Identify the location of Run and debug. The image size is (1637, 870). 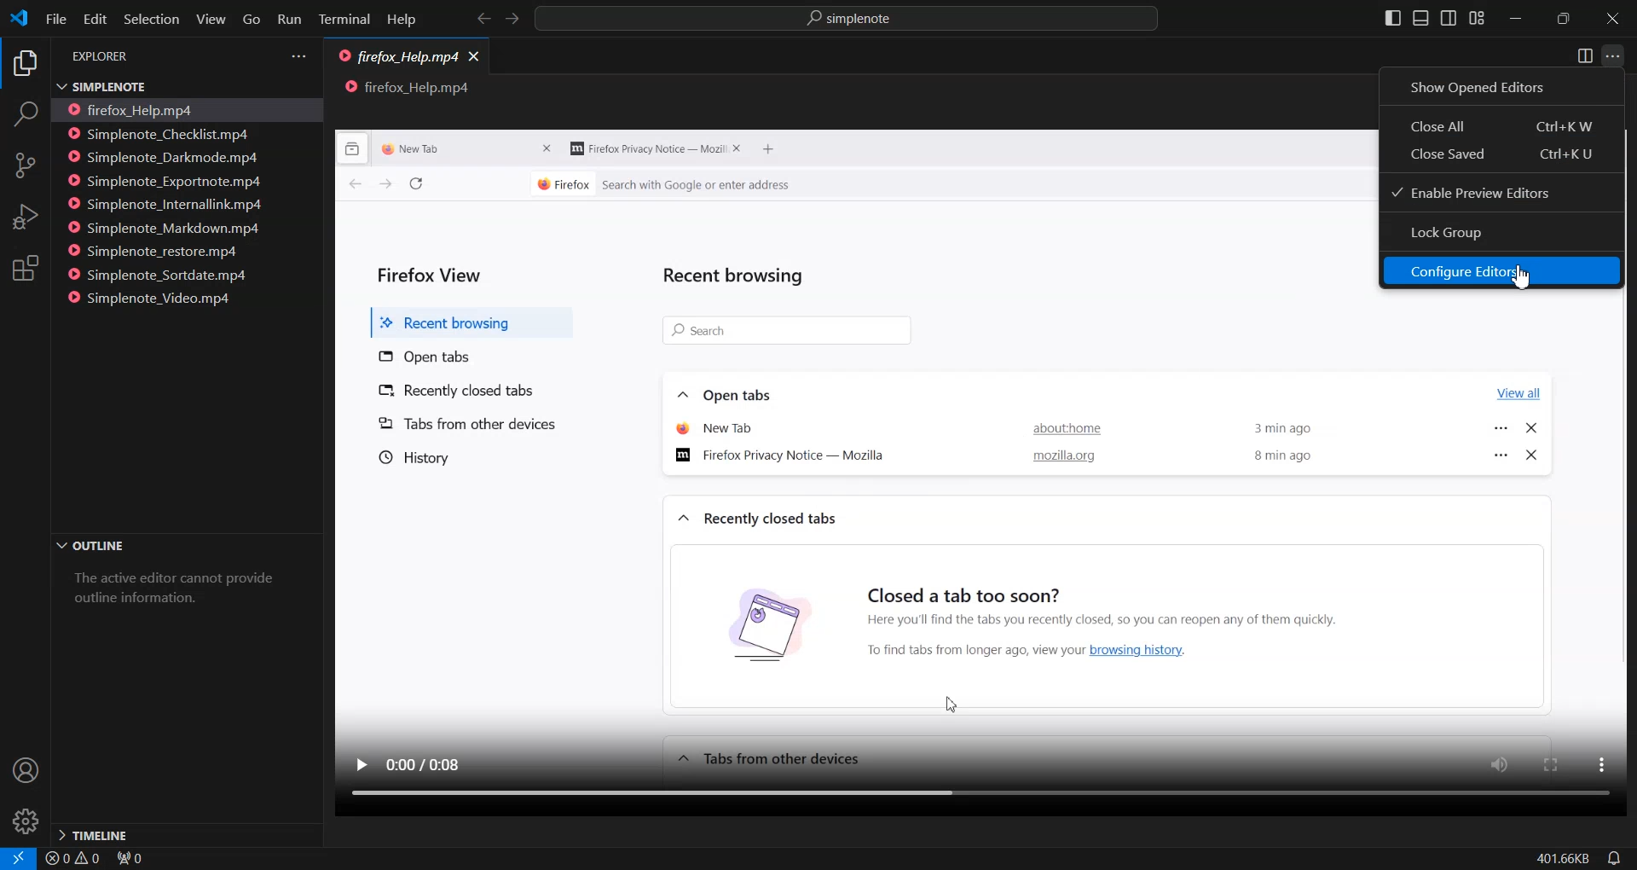
(24, 217).